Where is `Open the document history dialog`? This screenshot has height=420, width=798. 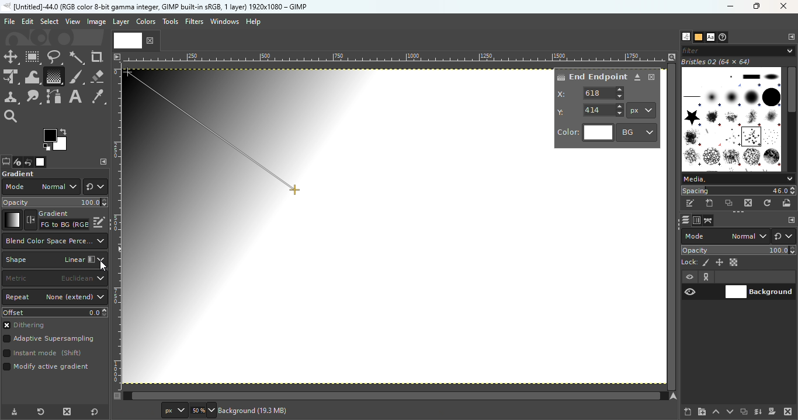 Open the document history dialog is located at coordinates (724, 37).